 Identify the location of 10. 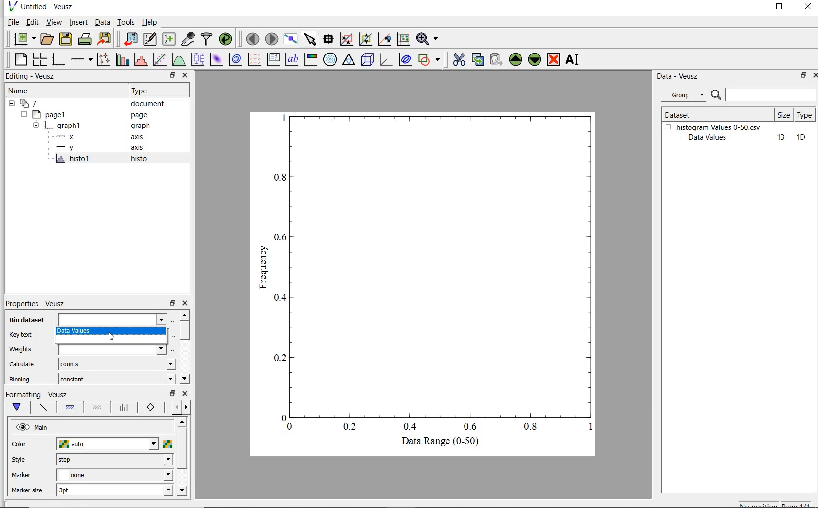
(801, 138).